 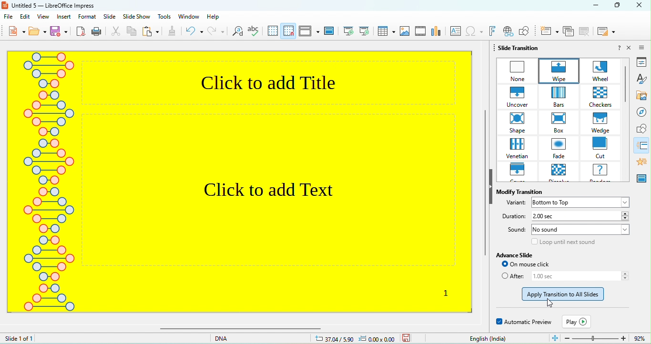 I want to click on duration, so click(x=513, y=216).